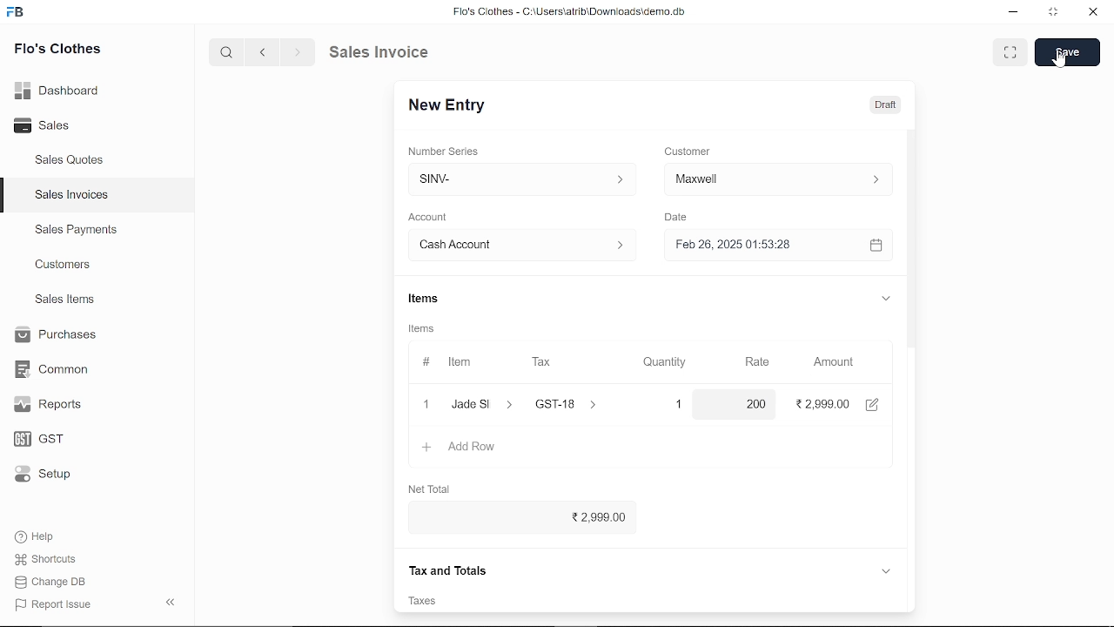 This screenshot has height=627, width=1114. Describe the element at coordinates (55, 560) in the screenshot. I see `Shortcuts` at that location.